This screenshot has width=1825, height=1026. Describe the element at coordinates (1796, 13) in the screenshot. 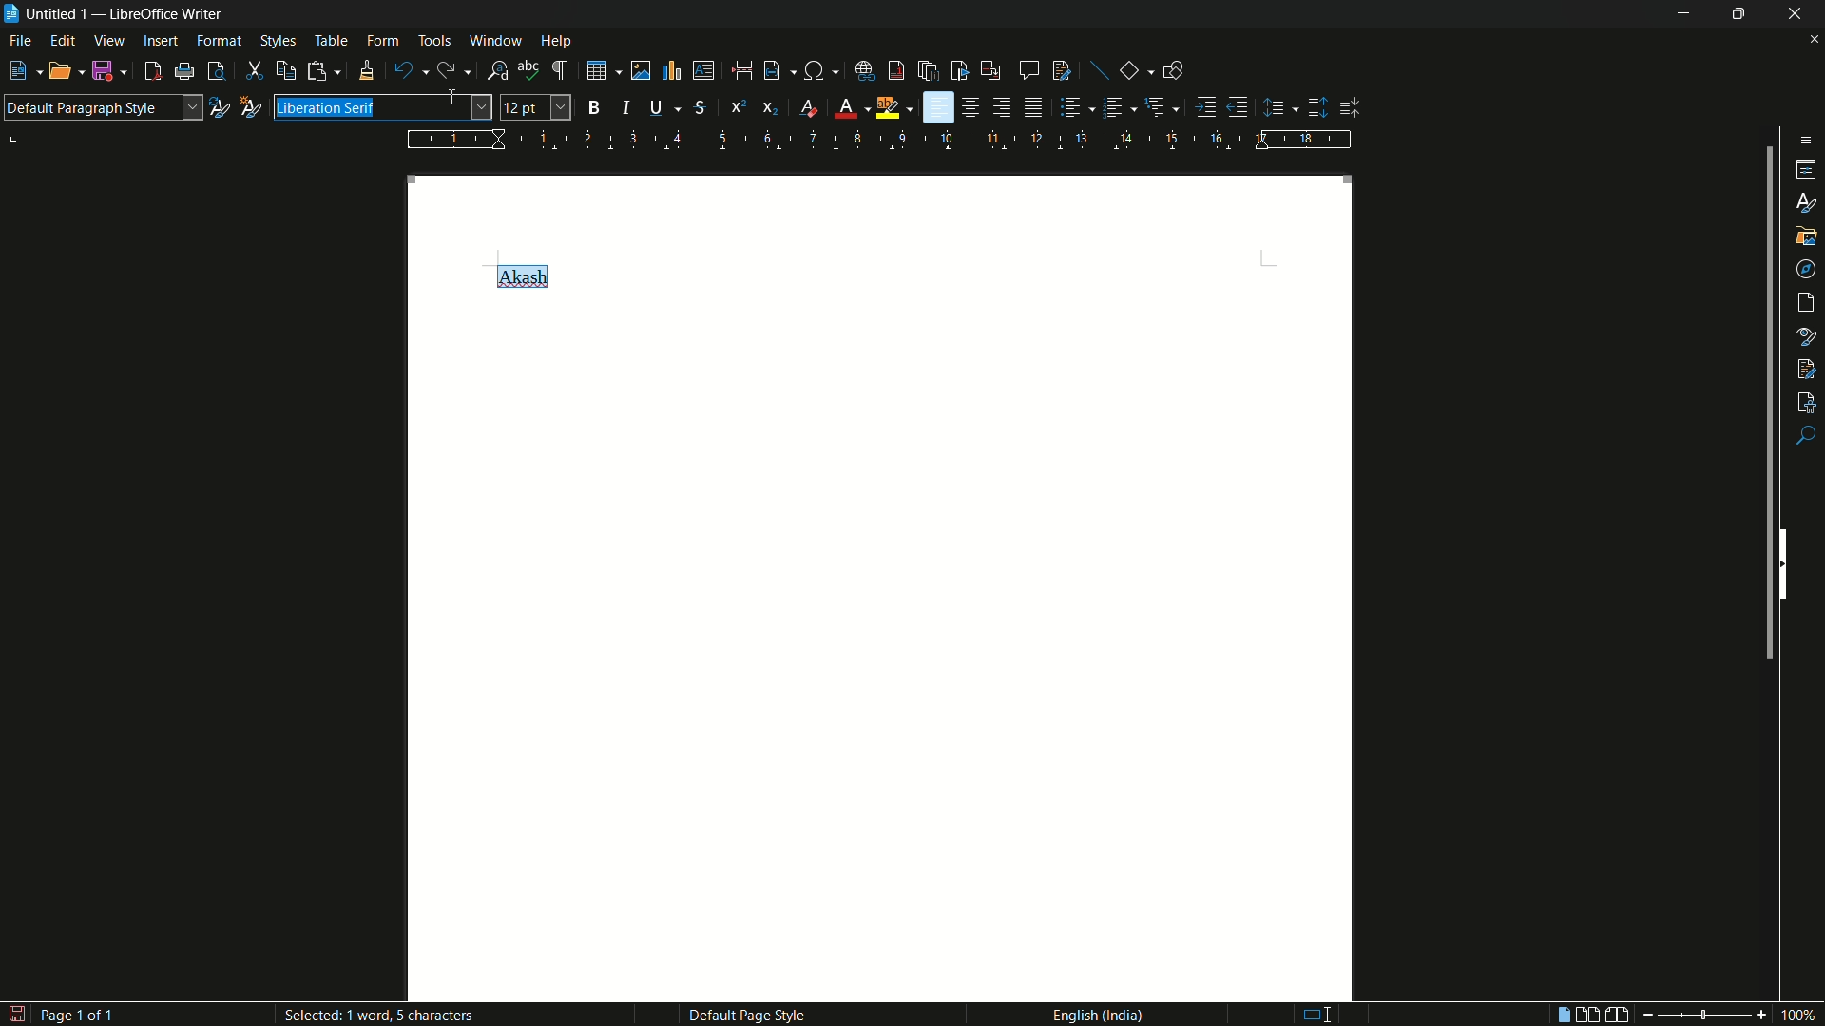

I see `close app` at that location.